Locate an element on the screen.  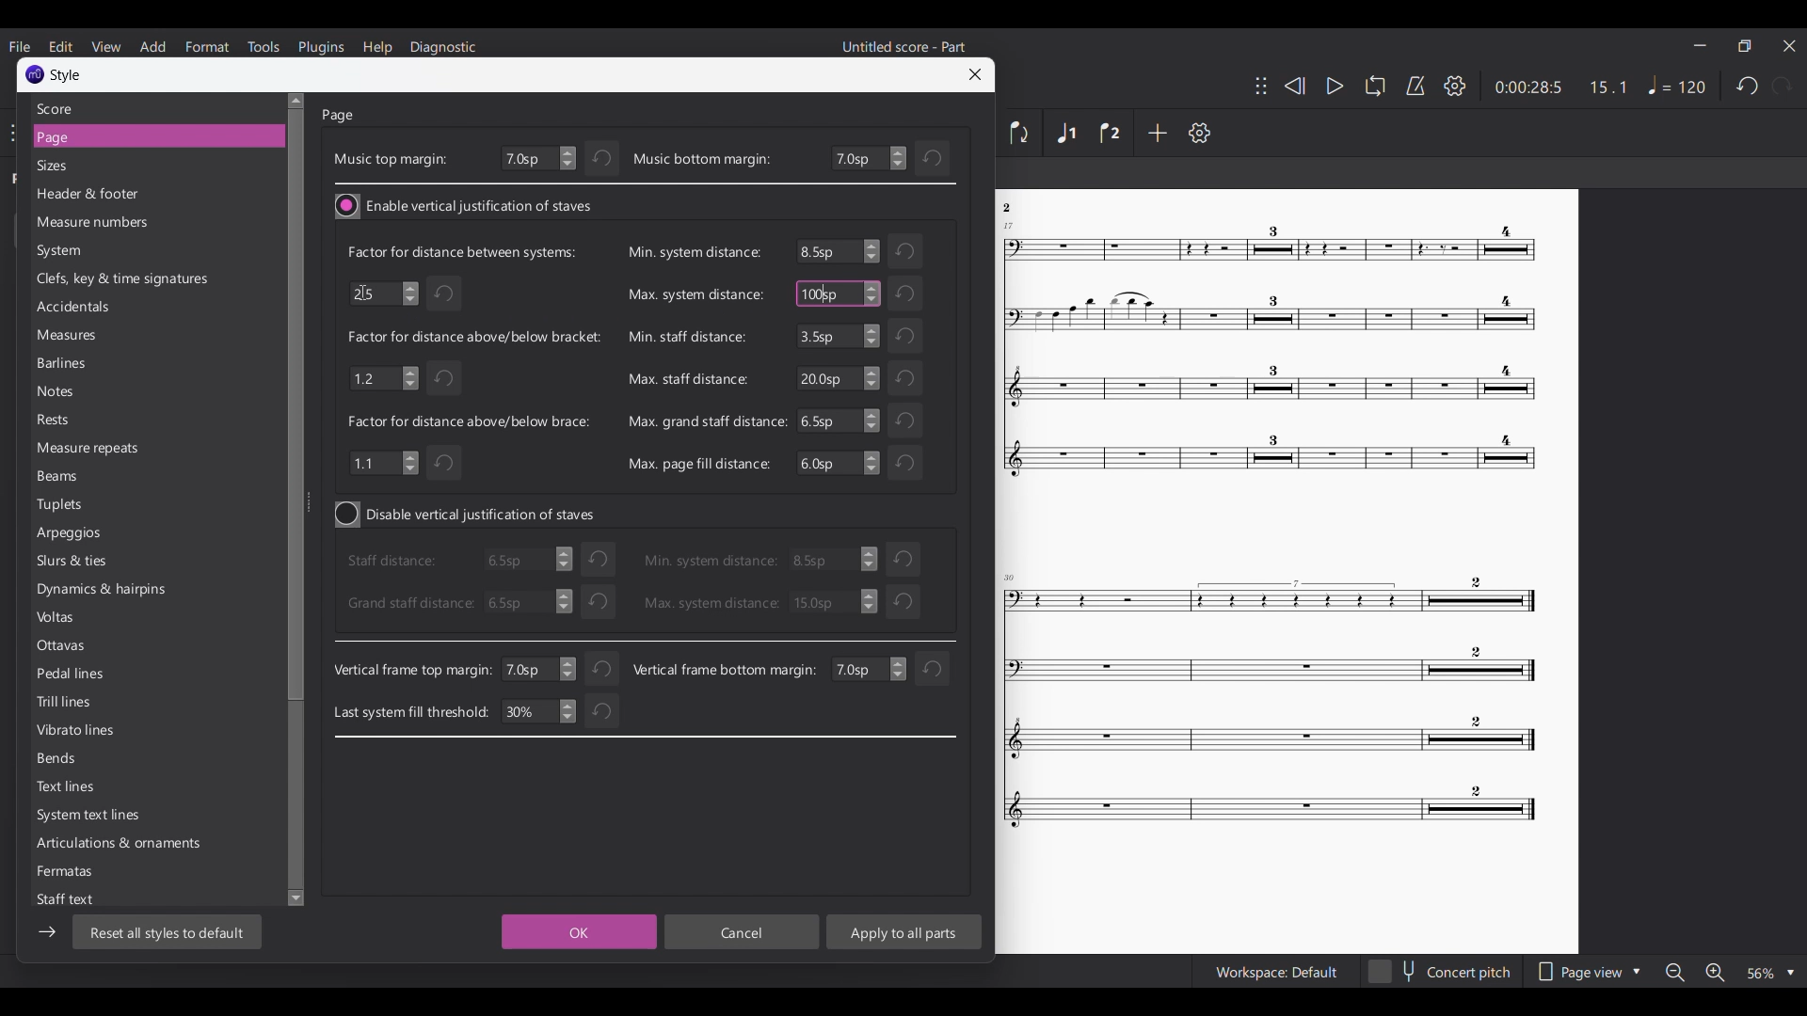
Max. staff distance is located at coordinates (685, 379).